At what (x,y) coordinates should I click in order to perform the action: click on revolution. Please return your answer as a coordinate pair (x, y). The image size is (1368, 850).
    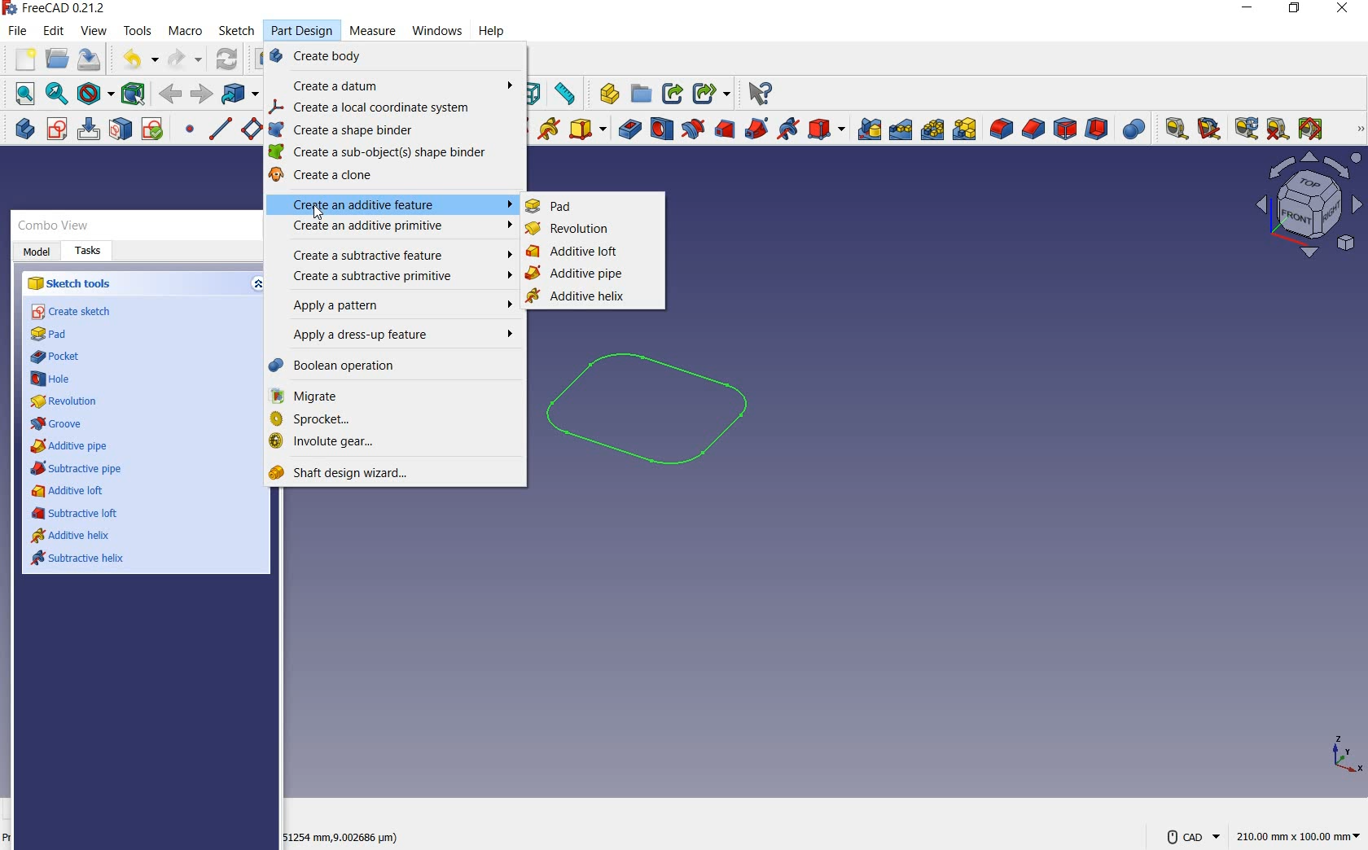
    Looking at the image, I should click on (572, 230).